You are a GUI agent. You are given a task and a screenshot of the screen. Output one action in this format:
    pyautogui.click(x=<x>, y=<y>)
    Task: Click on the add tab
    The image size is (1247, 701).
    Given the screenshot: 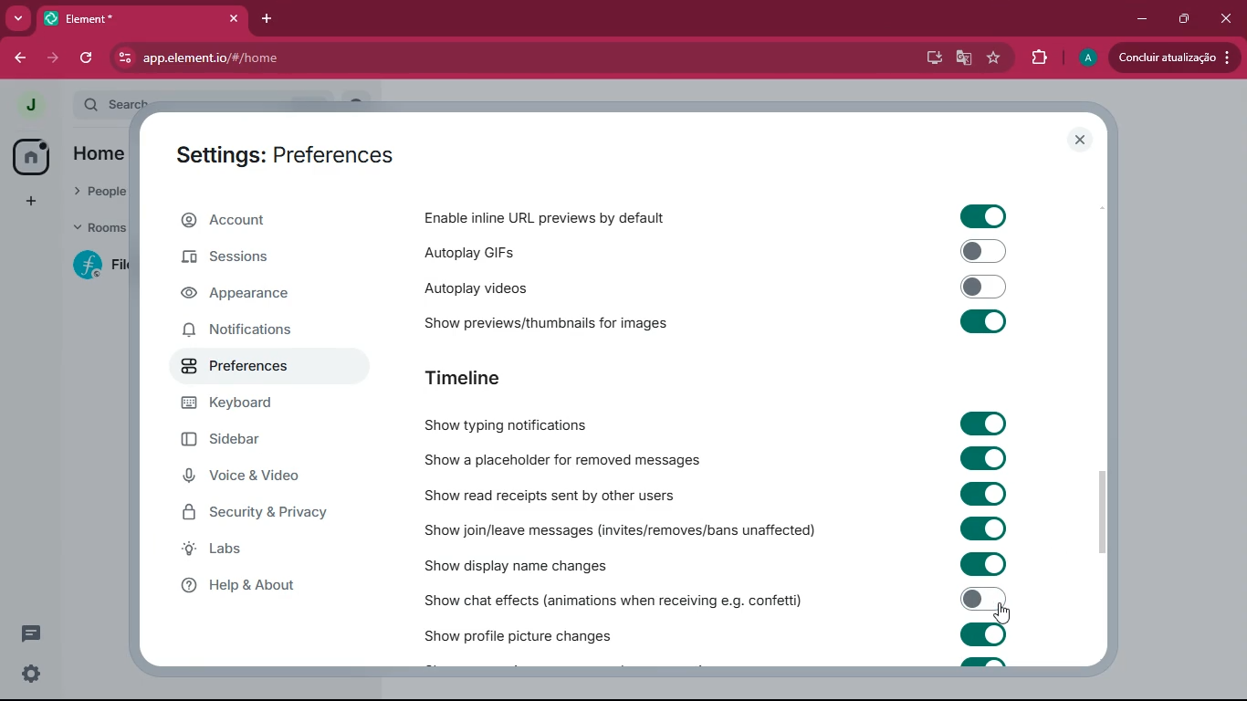 What is the action you would take?
    pyautogui.click(x=268, y=18)
    